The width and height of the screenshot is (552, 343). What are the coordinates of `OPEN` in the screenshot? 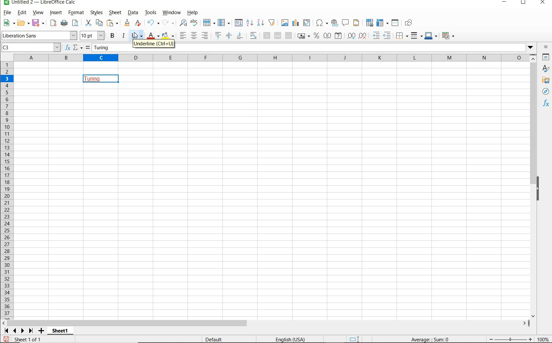 It's located at (23, 22).